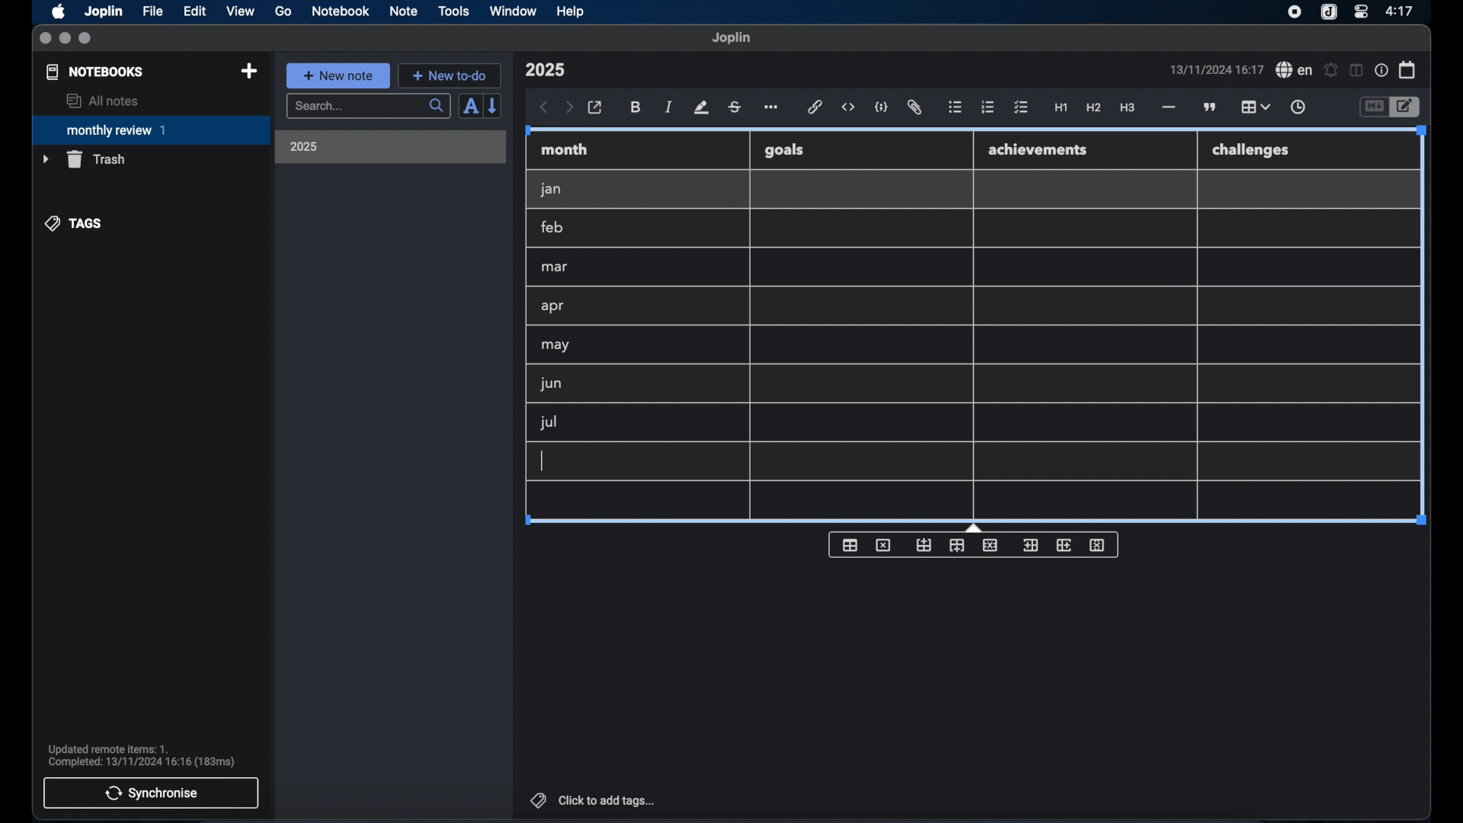 The image size is (1463, 823). I want to click on strikethrough, so click(734, 107).